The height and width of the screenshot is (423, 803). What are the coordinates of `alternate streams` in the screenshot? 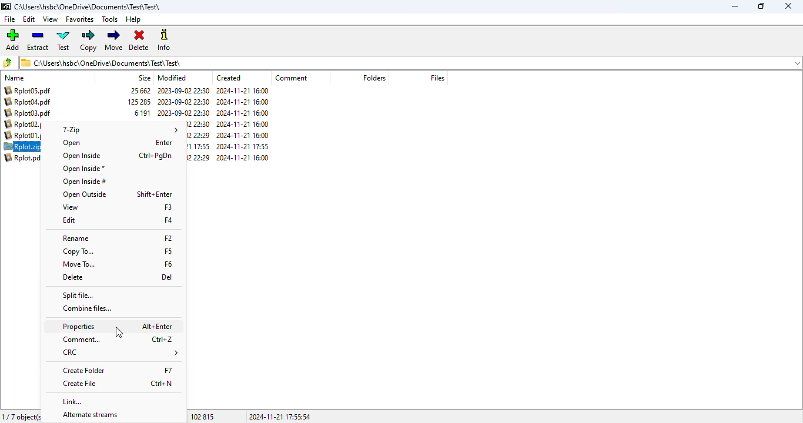 It's located at (90, 415).